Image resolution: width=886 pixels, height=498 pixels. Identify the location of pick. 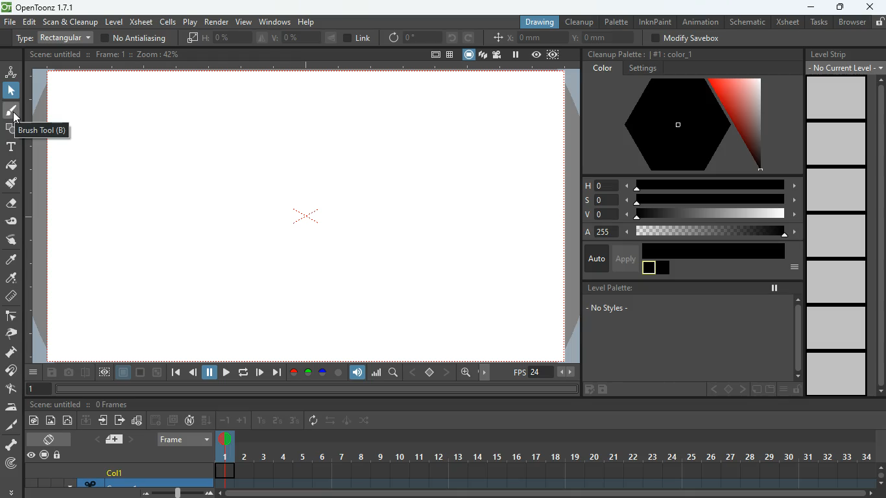
(10, 334).